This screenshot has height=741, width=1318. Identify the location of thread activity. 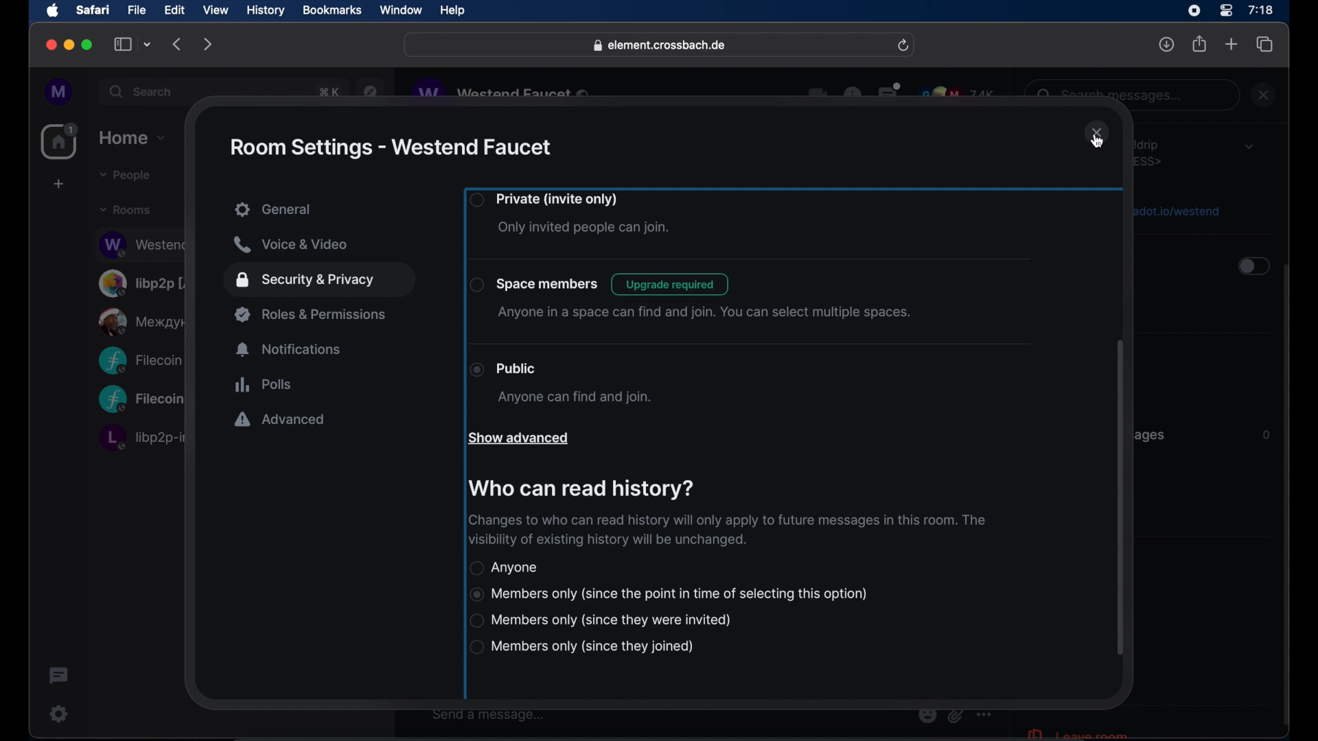
(60, 676).